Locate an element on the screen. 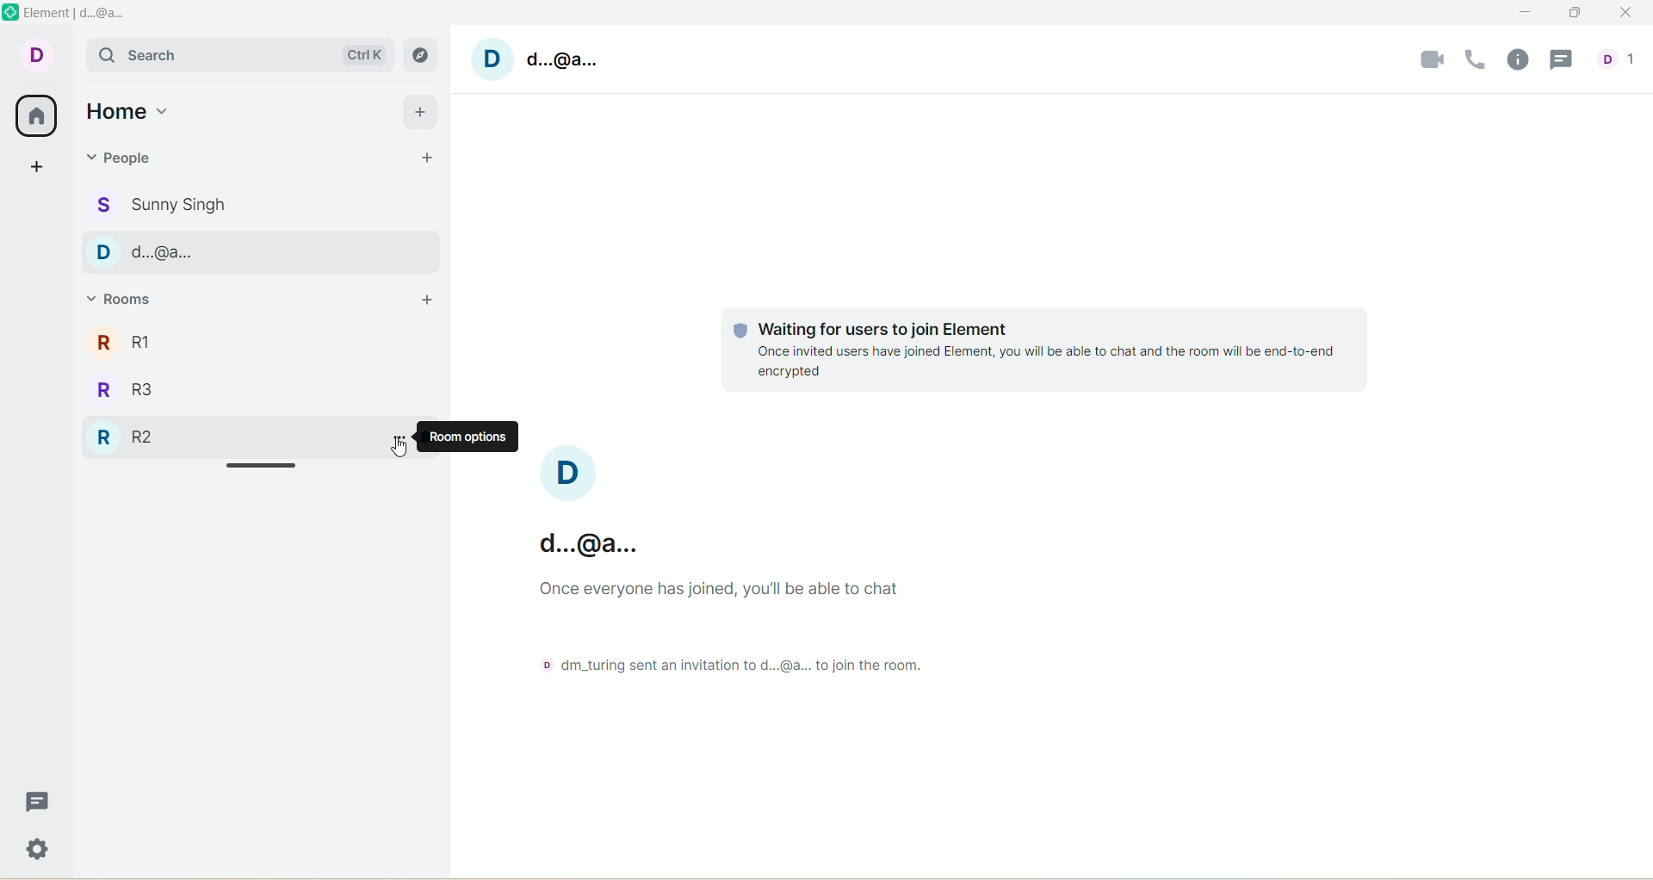  explore rooms is located at coordinates (420, 56).